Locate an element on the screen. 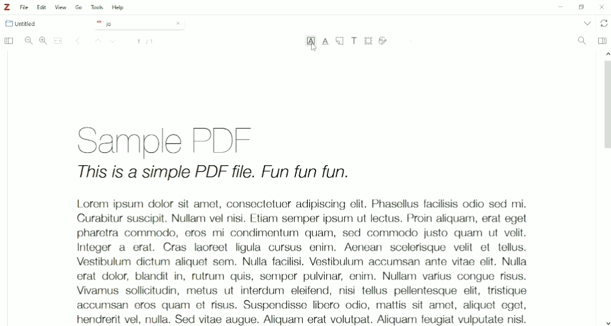 The height and width of the screenshot is (326, 611). Sync is located at coordinates (604, 24).